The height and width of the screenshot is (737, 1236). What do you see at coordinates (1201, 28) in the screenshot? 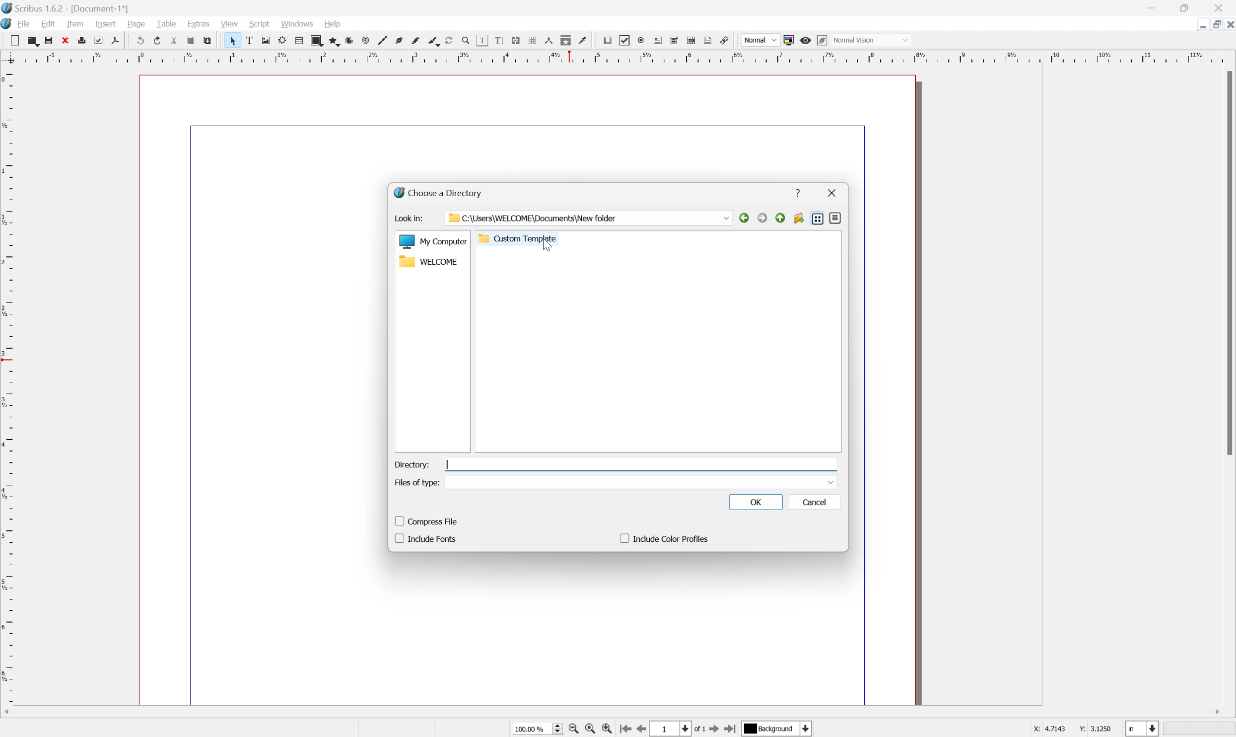
I see `Minimize` at bounding box center [1201, 28].